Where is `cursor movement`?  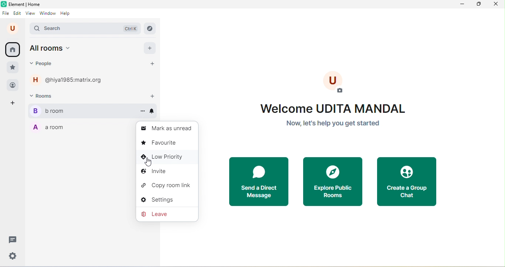 cursor movement is located at coordinates (149, 160).